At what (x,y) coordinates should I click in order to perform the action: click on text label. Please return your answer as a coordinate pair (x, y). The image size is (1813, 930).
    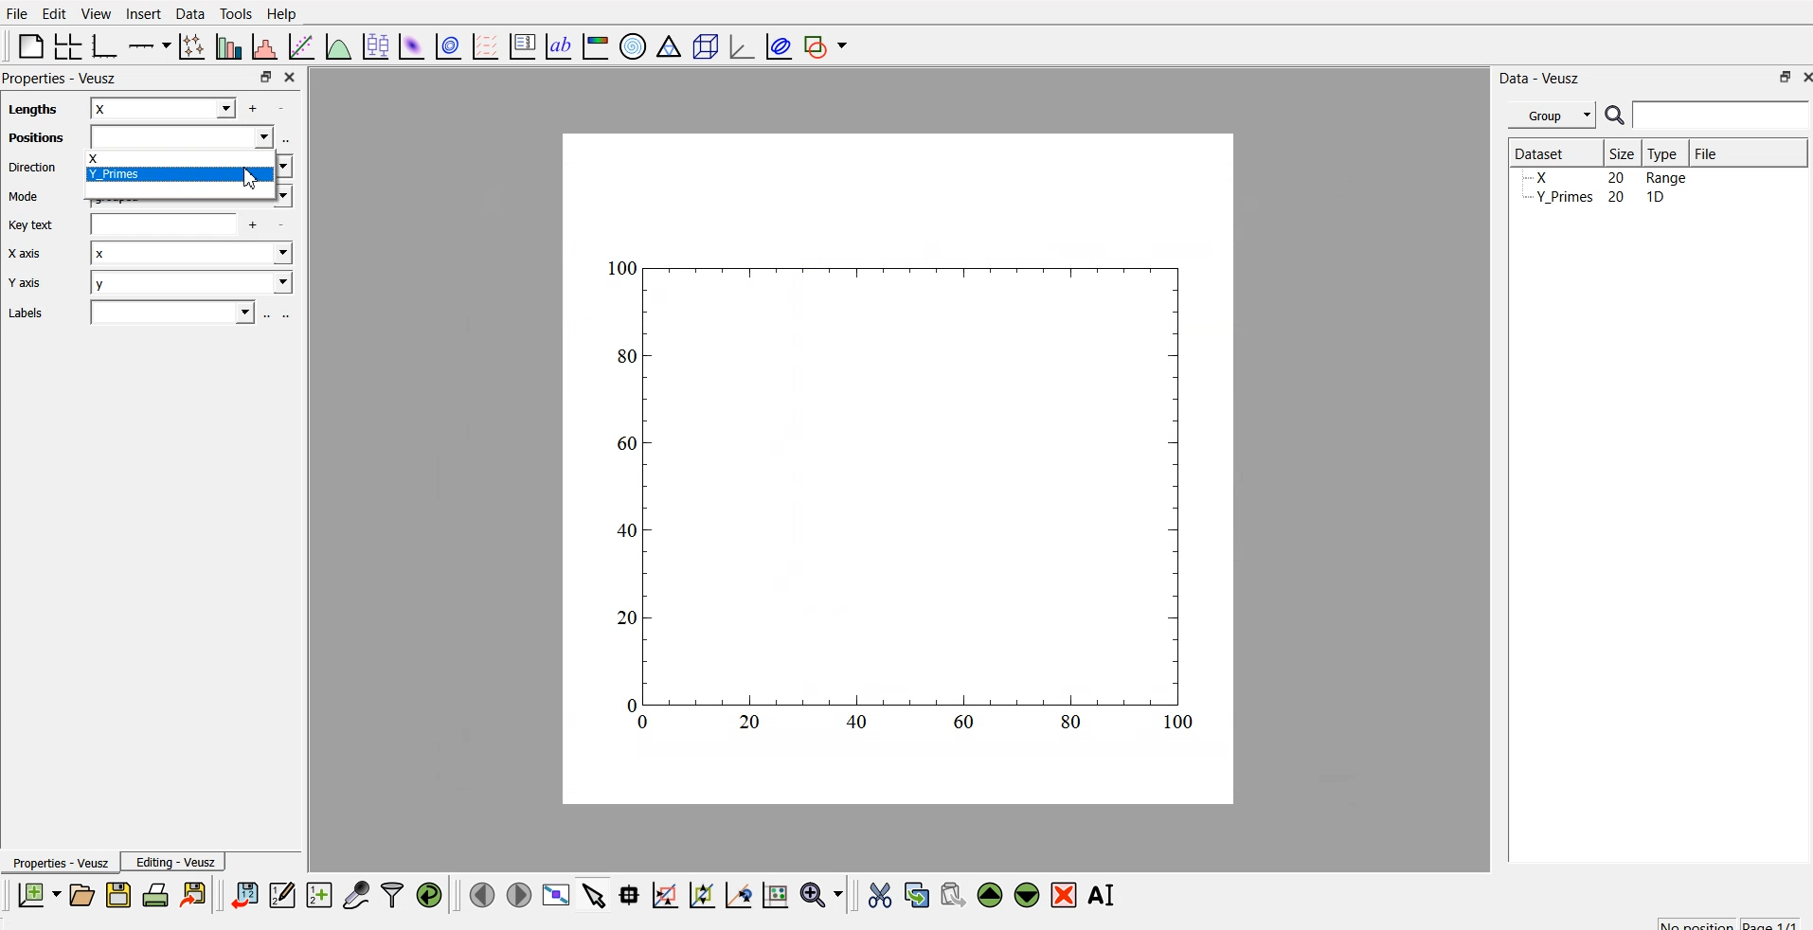
    Looking at the image, I should click on (556, 46).